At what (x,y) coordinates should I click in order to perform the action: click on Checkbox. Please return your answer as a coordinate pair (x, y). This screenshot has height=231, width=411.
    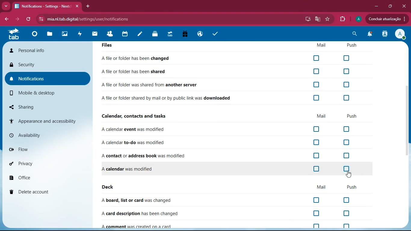
    Looking at the image, I should click on (317, 85).